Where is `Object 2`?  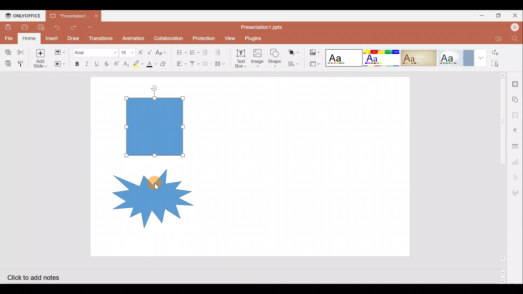 Object 2 is located at coordinates (147, 194).